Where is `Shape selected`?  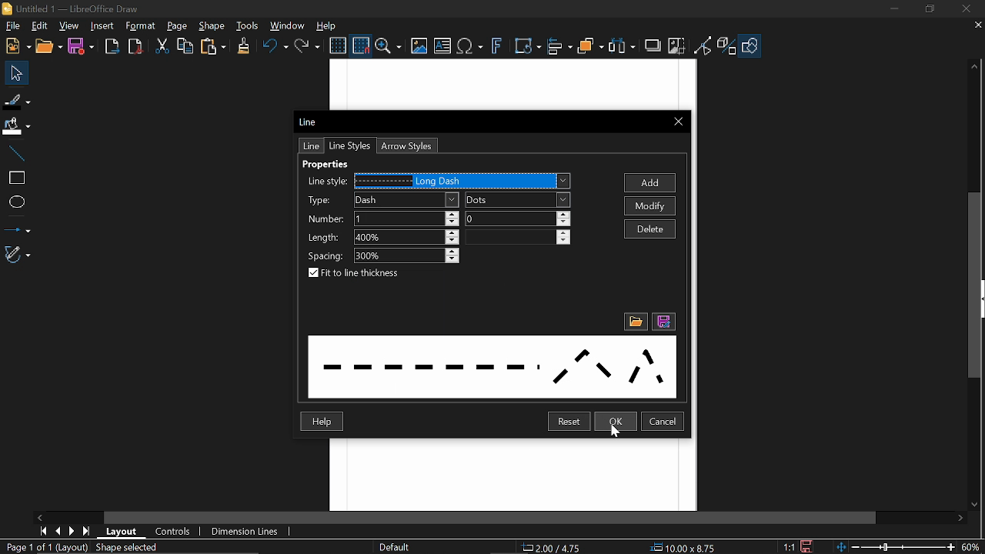 Shape selected is located at coordinates (140, 548).